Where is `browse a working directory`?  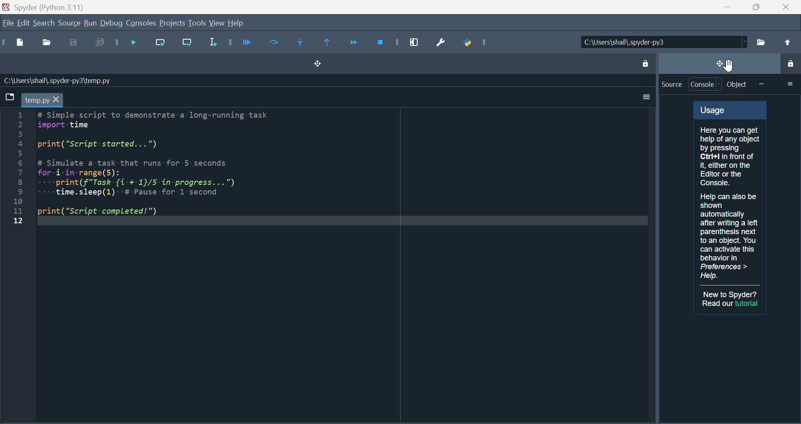
browse a working directory is located at coordinates (761, 42).